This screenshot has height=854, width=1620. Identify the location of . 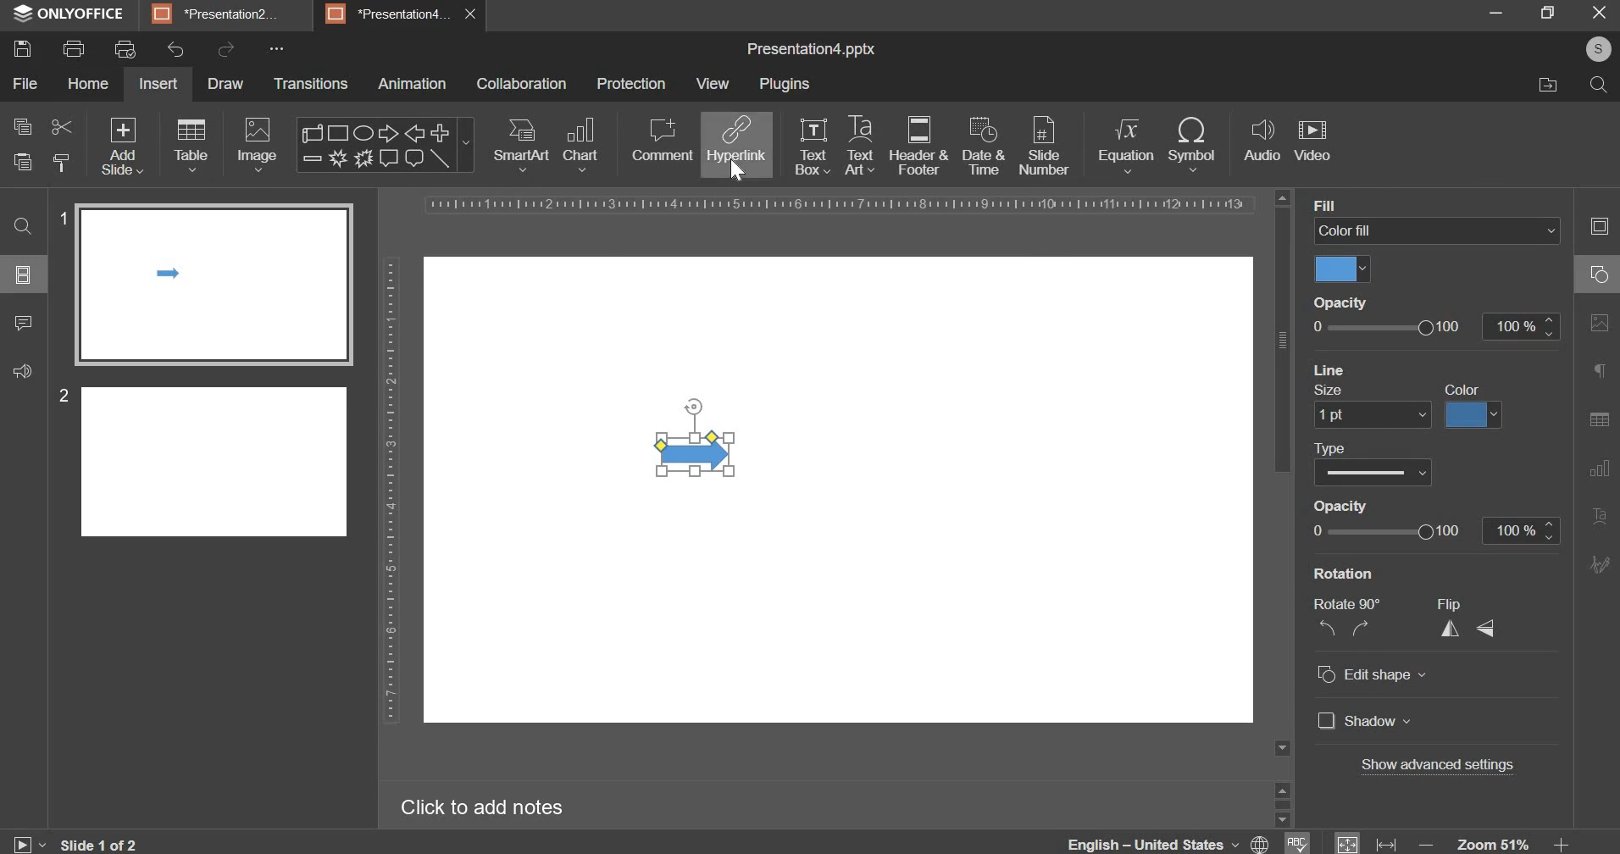
(1379, 509).